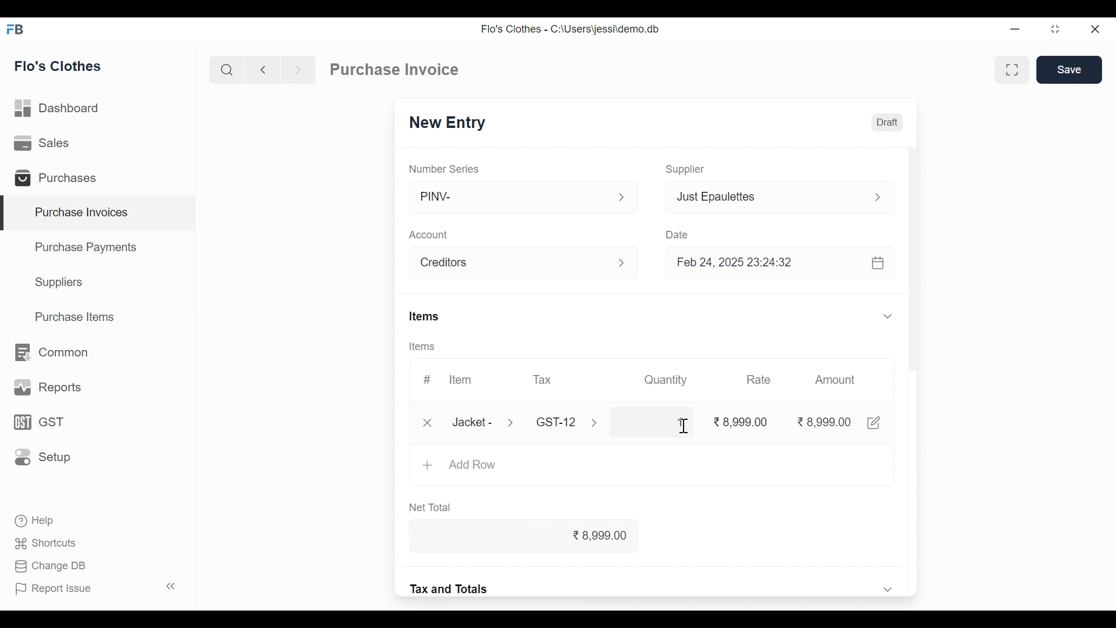 Image resolution: width=1116 pixels, height=628 pixels. I want to click on Expand, so click(600, 424).